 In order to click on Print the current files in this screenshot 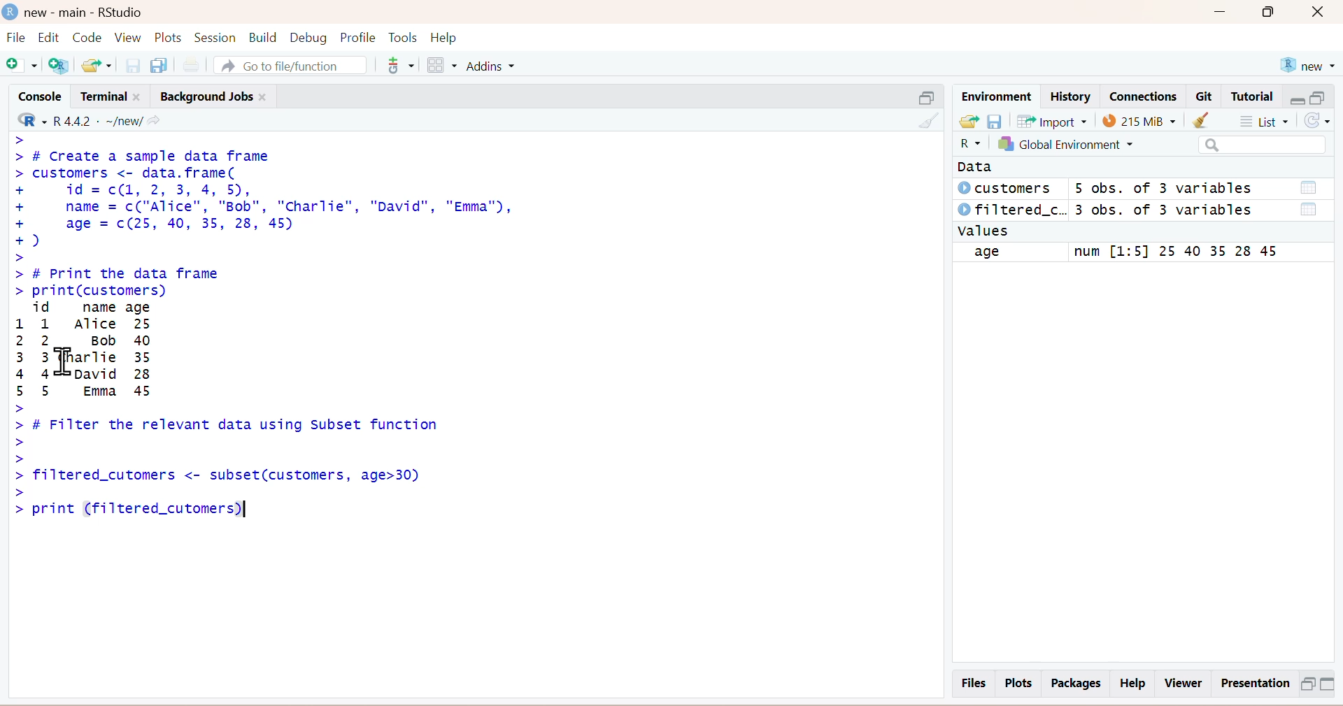, I will do `click(190, 64)`.